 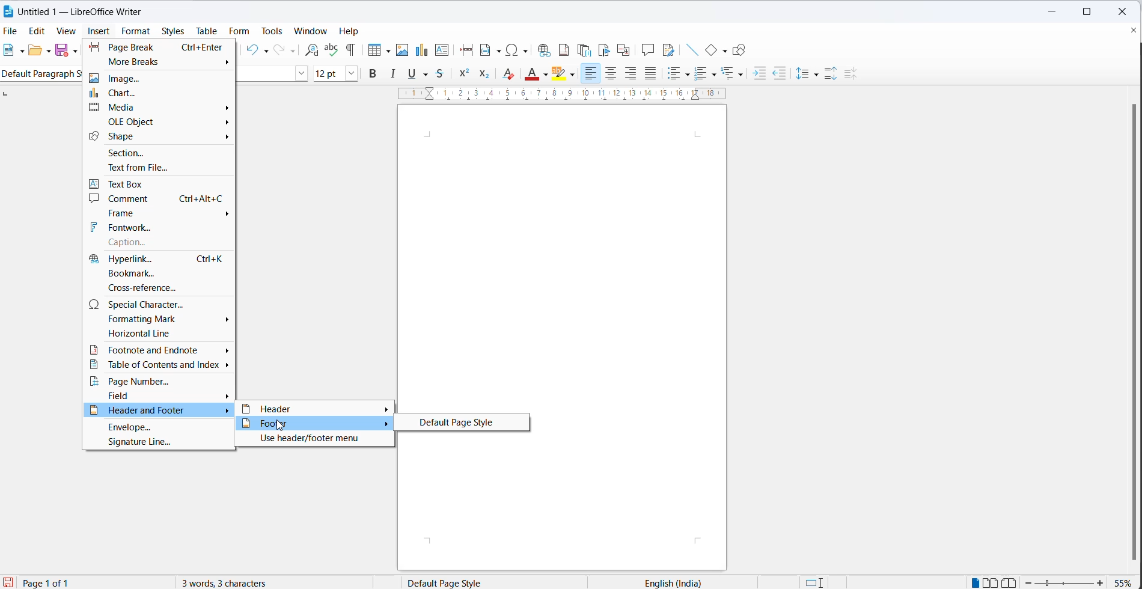 I want to click on open, so click(x=33, y=51).